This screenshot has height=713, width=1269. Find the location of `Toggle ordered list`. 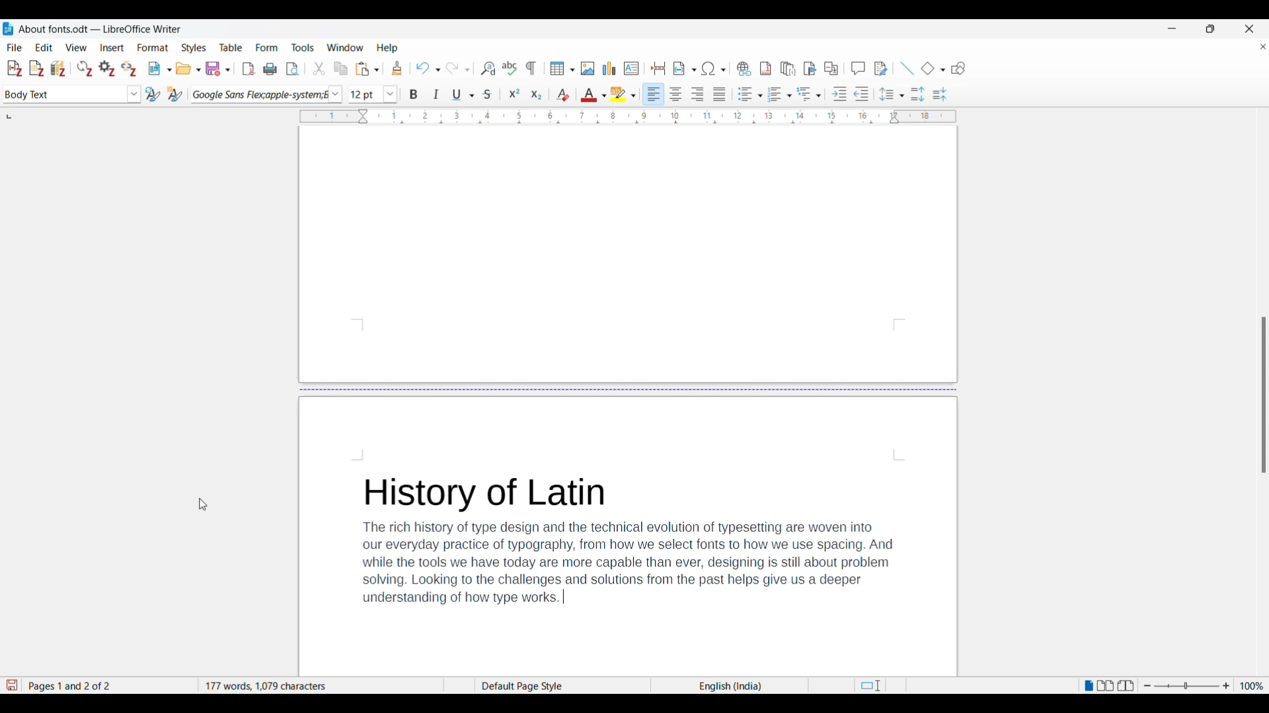

Toggle ordered list is located at coordinates (779, 94).